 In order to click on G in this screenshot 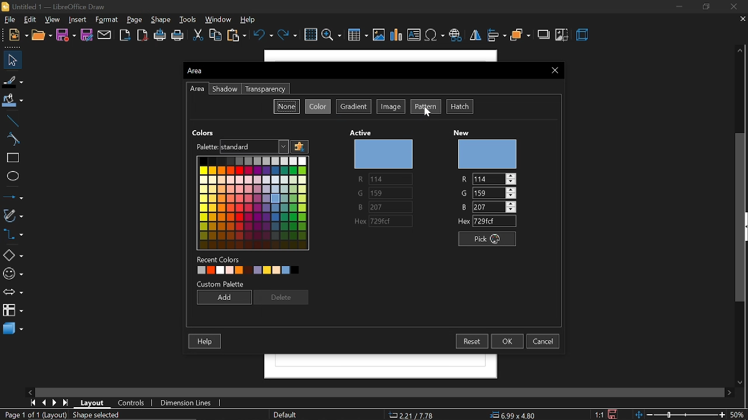, I will do `click(358, 194)`.